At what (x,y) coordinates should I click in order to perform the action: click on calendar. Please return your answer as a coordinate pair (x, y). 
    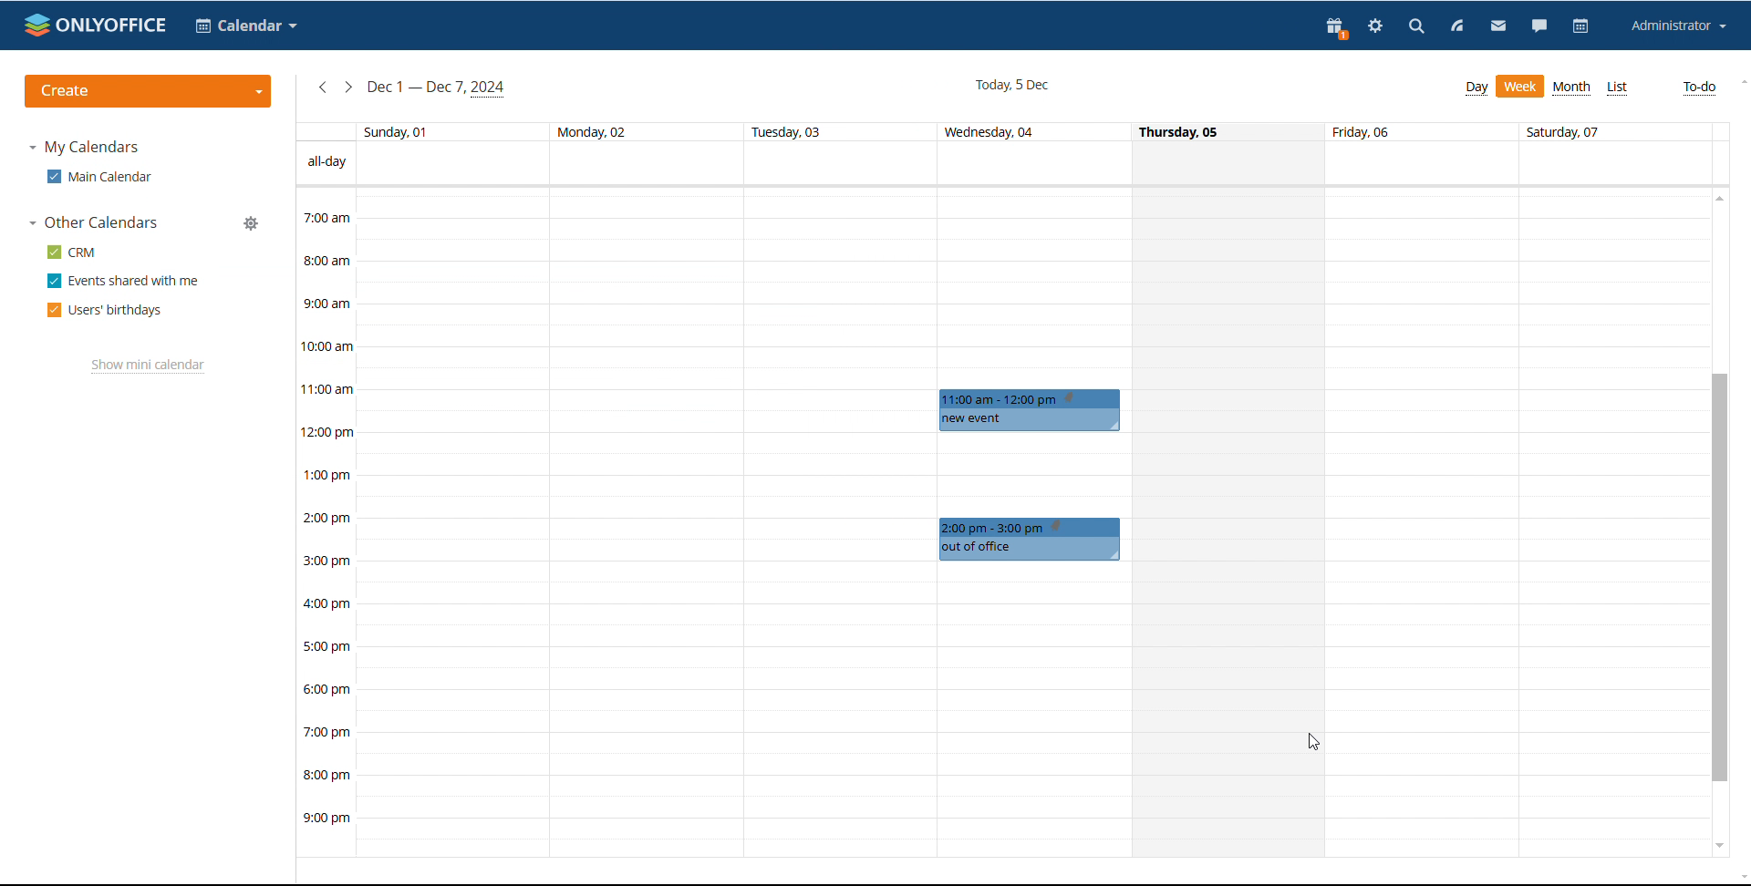
    Looking at the image, I should click on (1583, 27).